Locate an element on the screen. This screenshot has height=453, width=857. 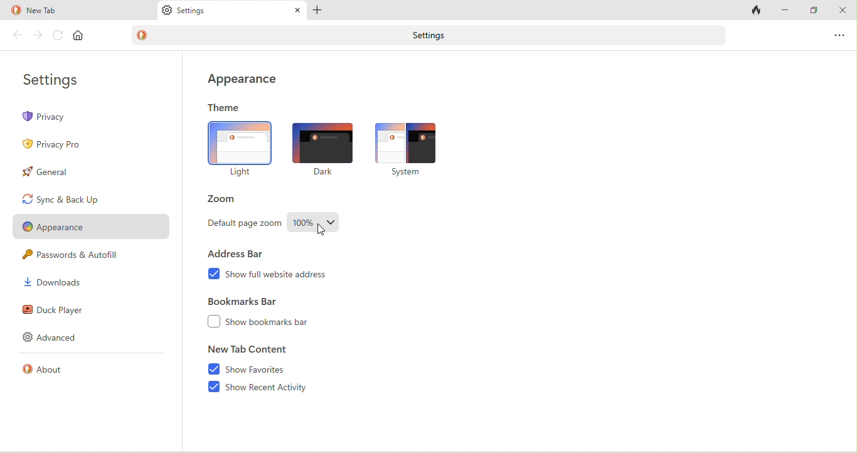
enable checkbox is located at coordinates (211, 369).